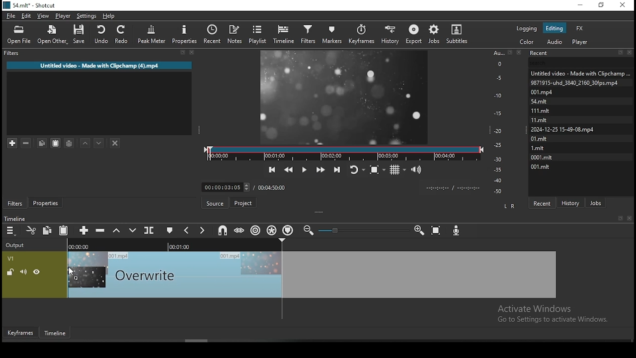 This screenshot has width=636, height=358. What do you see at coordinates (83, 141) in the screenshot?
I see `move filter up` at bounding box center [83, 141].